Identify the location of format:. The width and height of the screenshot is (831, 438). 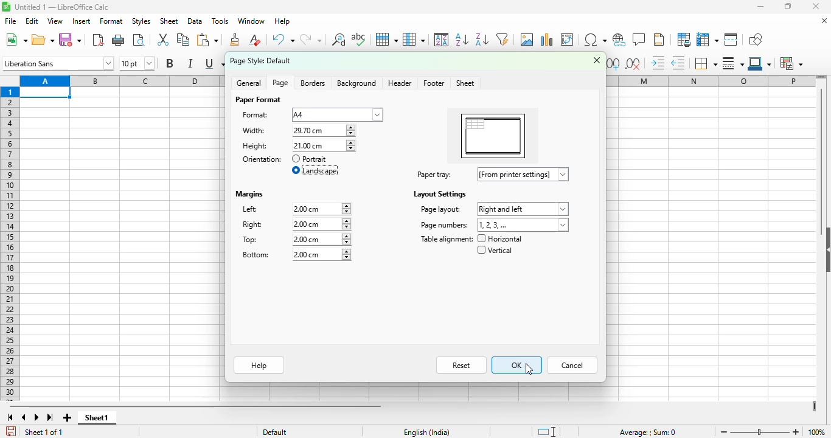
(256, 115).